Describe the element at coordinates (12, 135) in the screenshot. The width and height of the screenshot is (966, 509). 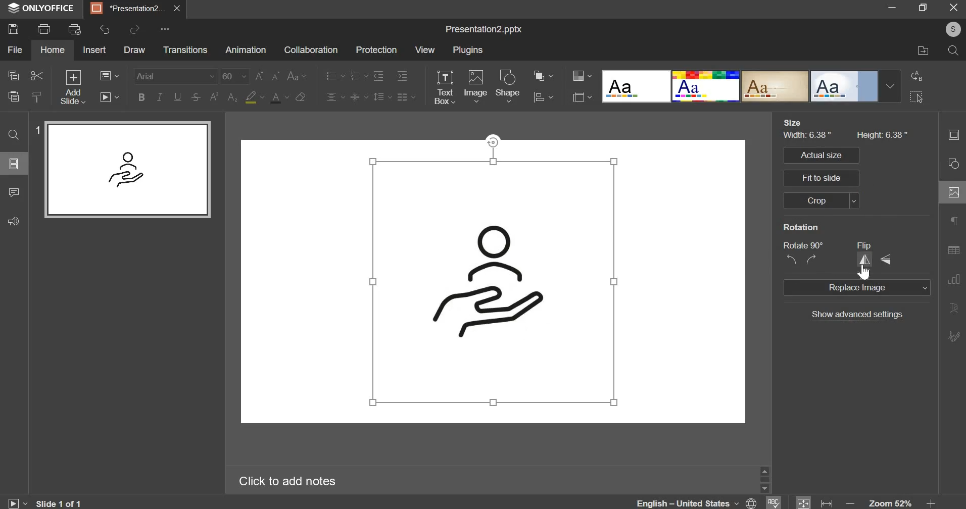
I see `find` at that location.